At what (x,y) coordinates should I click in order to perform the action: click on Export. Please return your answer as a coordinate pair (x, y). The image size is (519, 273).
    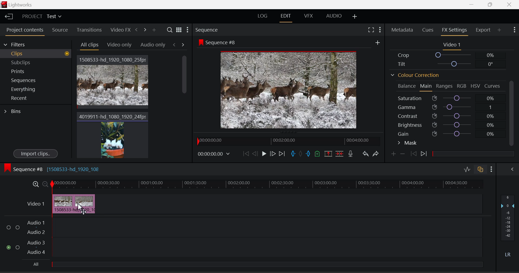
    Looking at the image, I should click on (483, 30).